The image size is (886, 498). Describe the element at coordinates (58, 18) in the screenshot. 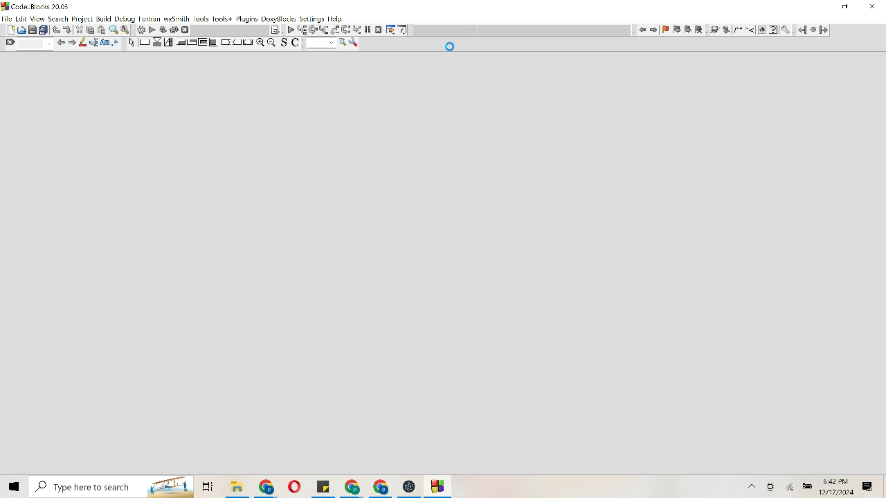

I see `Search` at that location.